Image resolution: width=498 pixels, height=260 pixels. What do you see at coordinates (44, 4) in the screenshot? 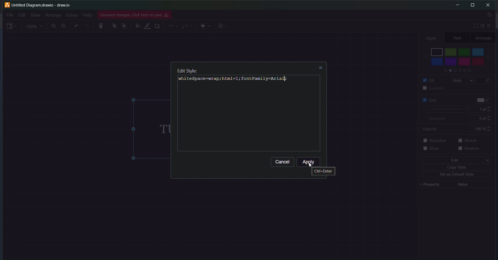
I see `untitled Diagram.drawio - draw.io` at bounding box center [44, 4].